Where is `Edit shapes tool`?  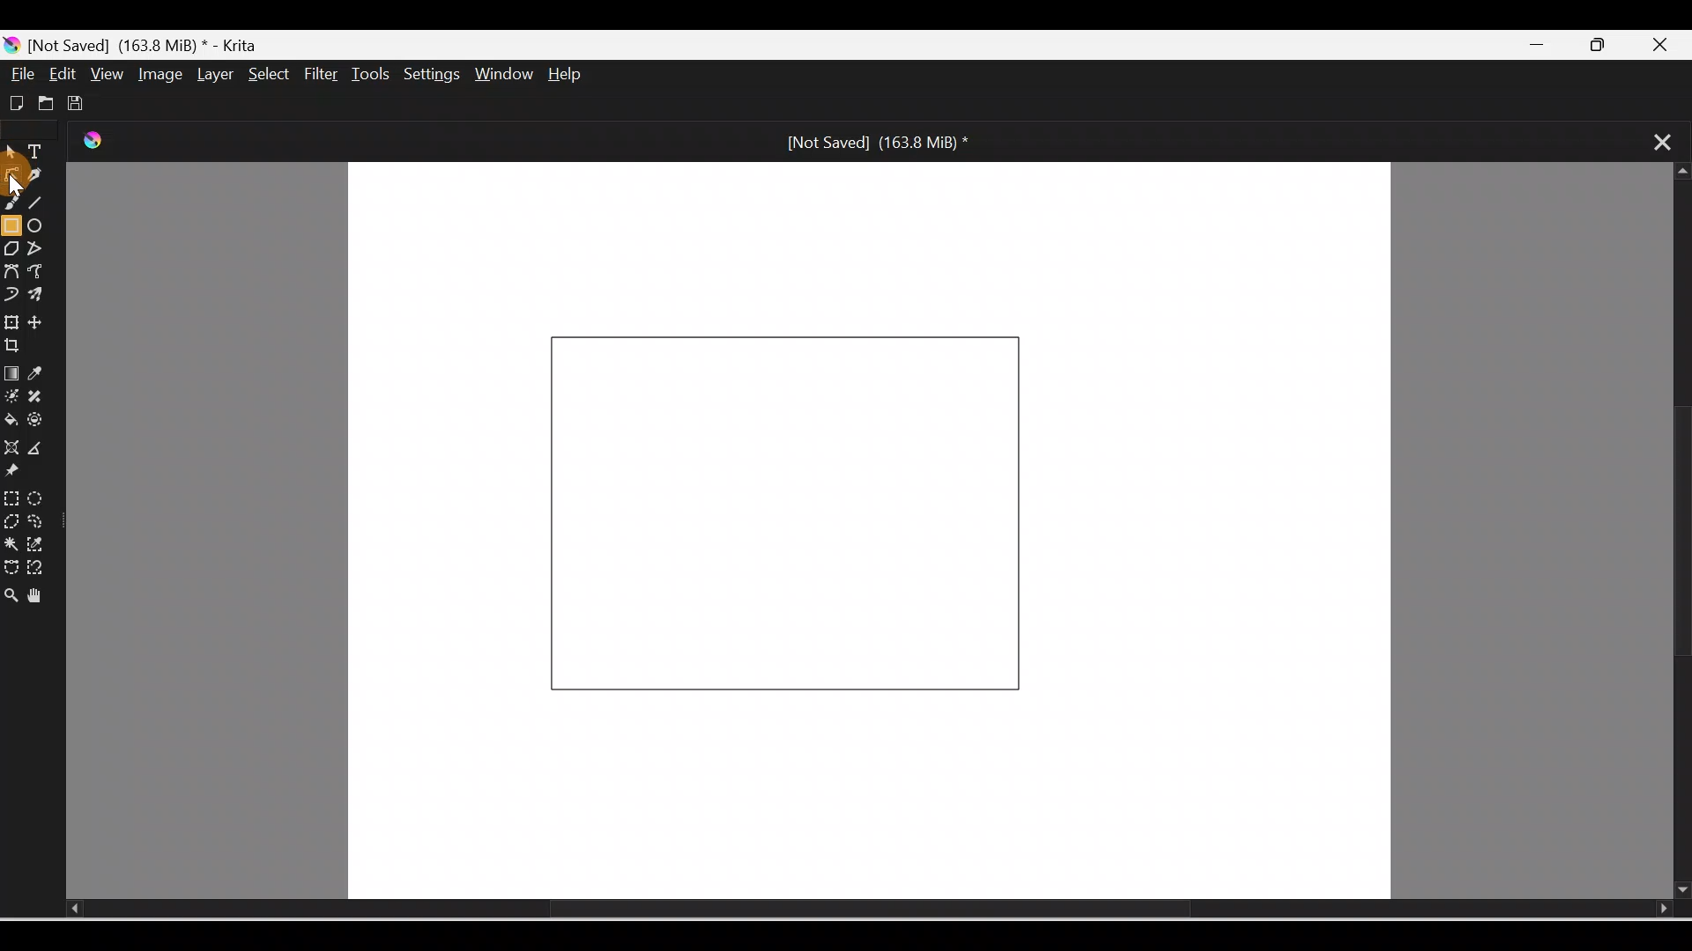
Edit shapes tool is located at coordinates (11, 180).